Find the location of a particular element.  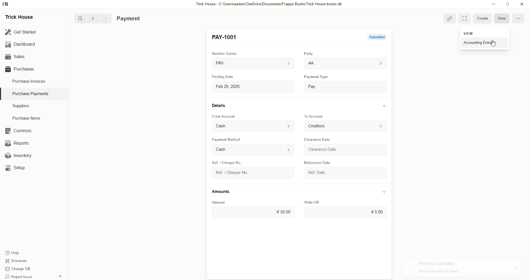

common is located at coordinates (19, 131).